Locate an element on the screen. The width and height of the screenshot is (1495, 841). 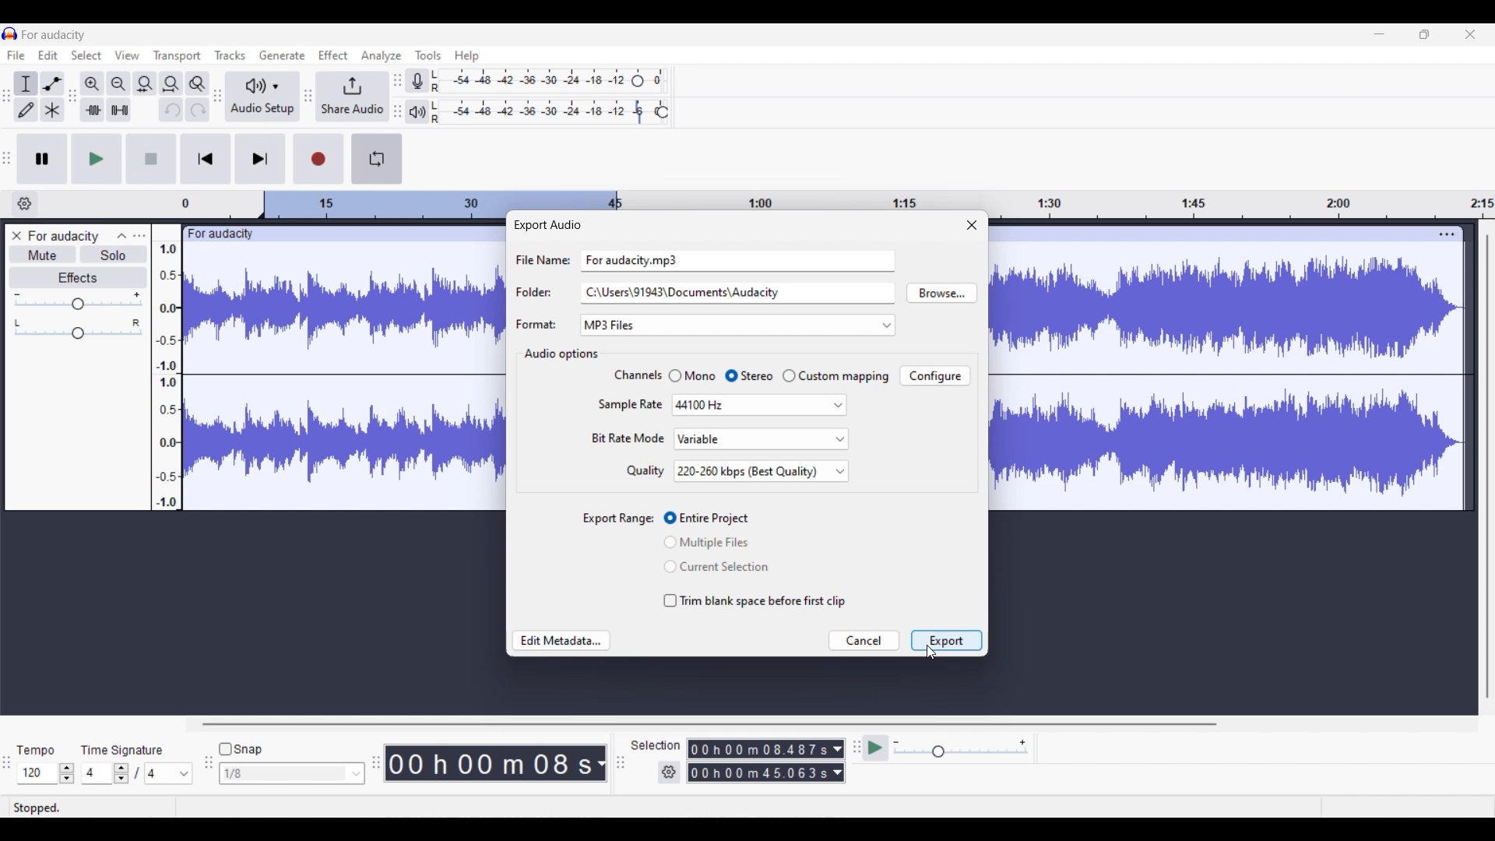
Fit project to width is located at coordinates (172, 84).